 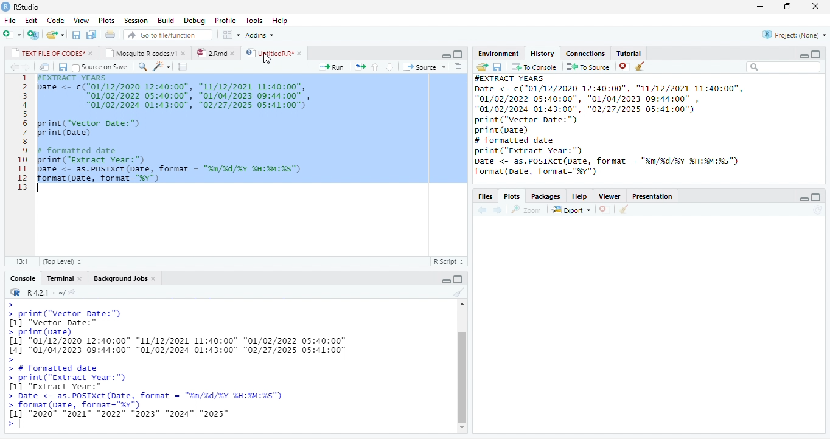 What do you see at coordinates (624, 209) in the screenshot?
I see `clear` at bounding box center [624, 209].